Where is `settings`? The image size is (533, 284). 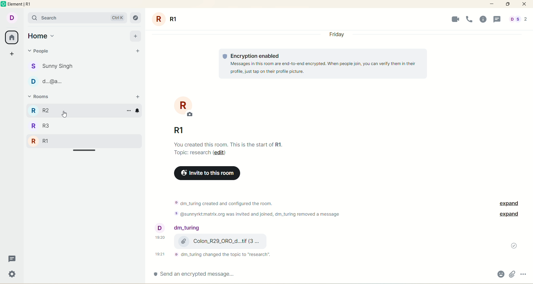
settings is located at coordinates (13, 275).